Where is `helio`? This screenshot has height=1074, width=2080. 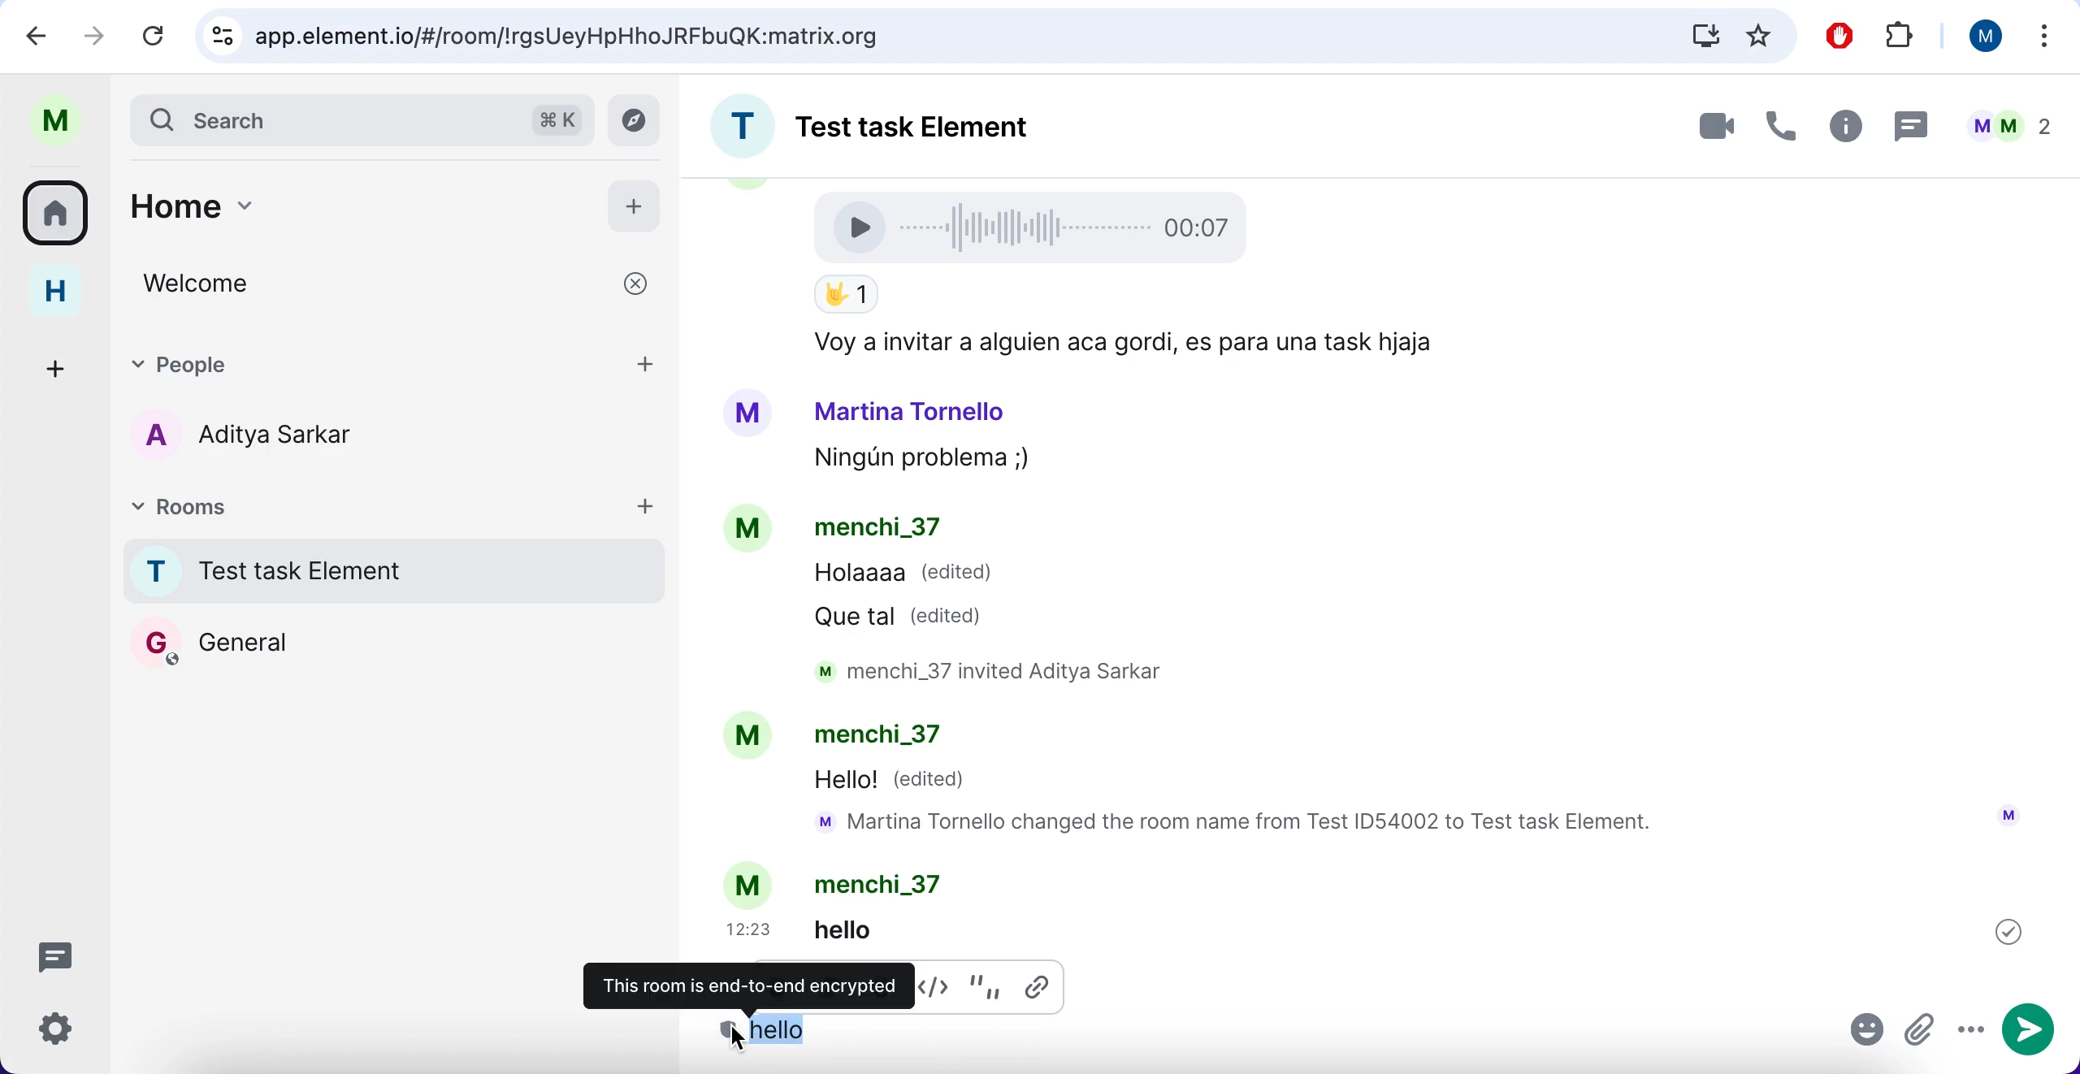 helio is located at coordinates (869, 929).